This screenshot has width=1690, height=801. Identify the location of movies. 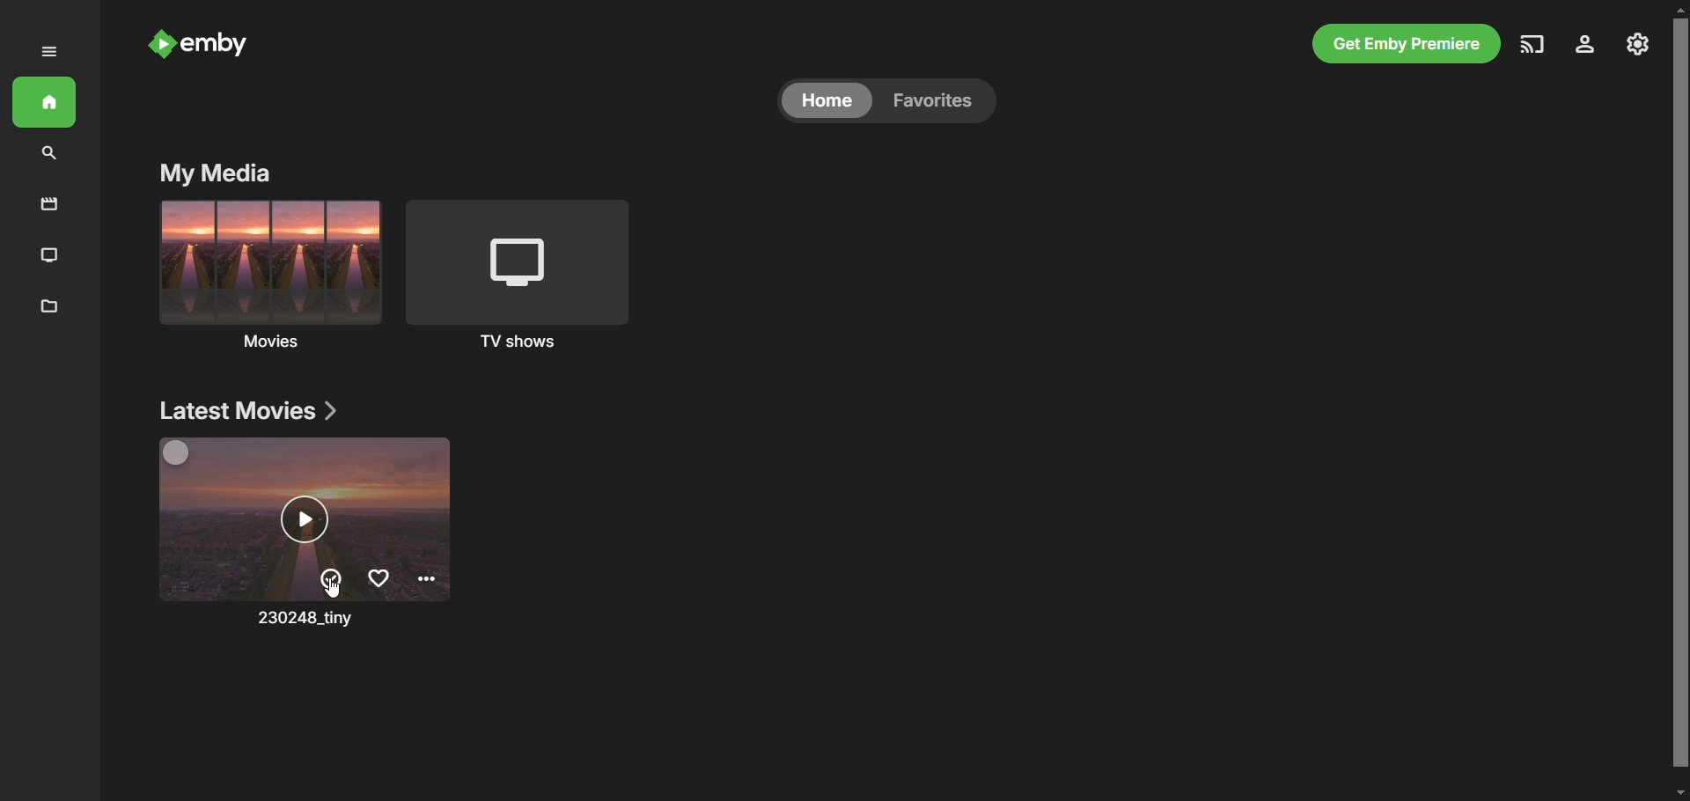
(268, 273).